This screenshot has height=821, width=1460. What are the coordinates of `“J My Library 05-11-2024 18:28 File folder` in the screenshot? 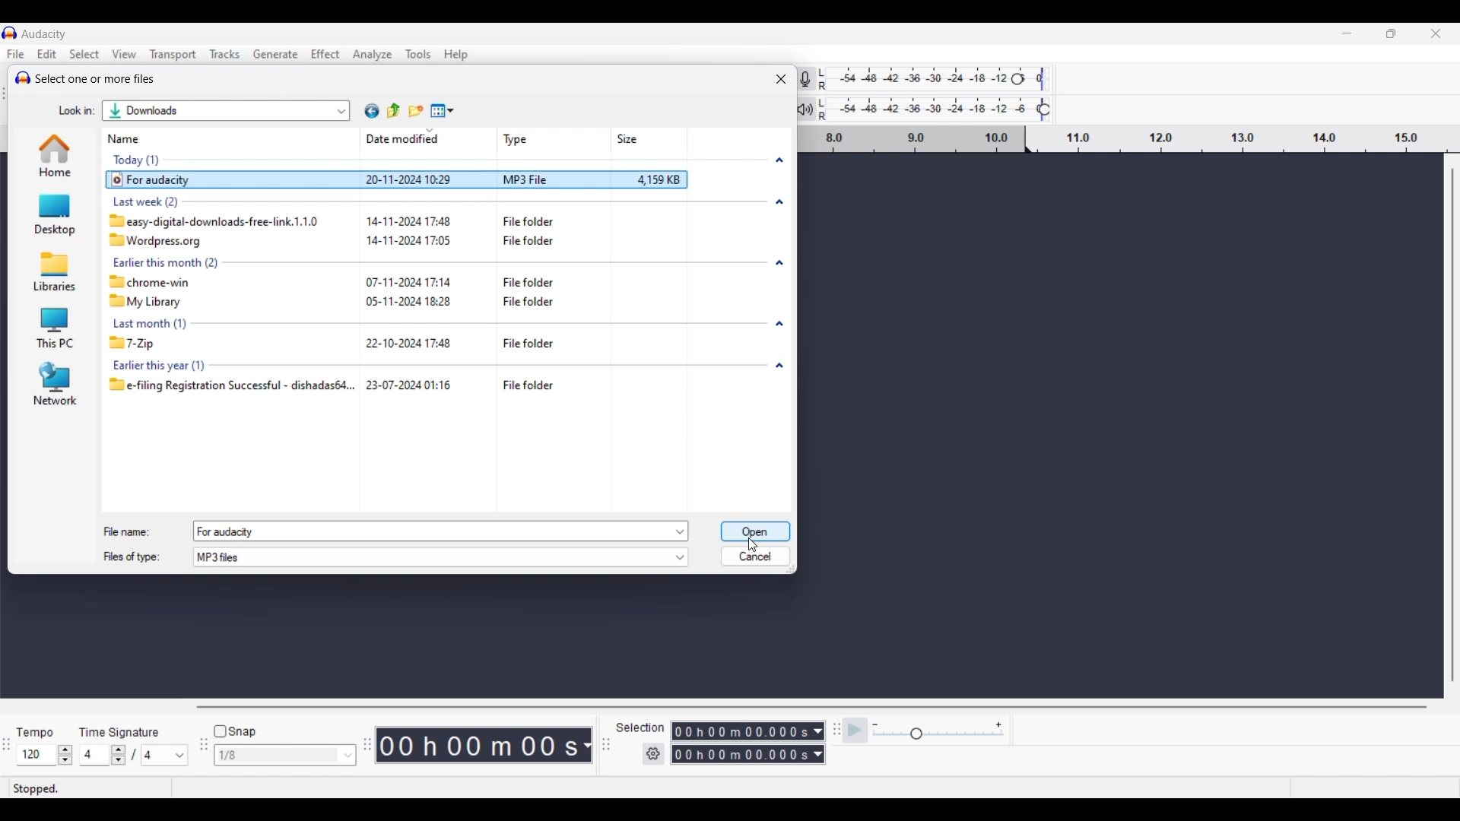 It's located at (360, 302).